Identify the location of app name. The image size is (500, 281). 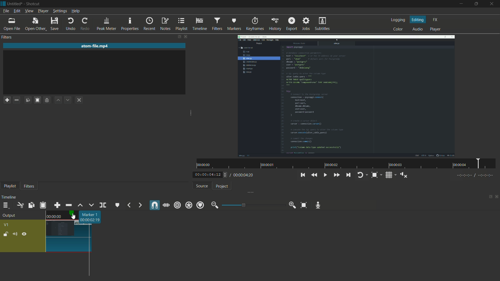
(33, 4).